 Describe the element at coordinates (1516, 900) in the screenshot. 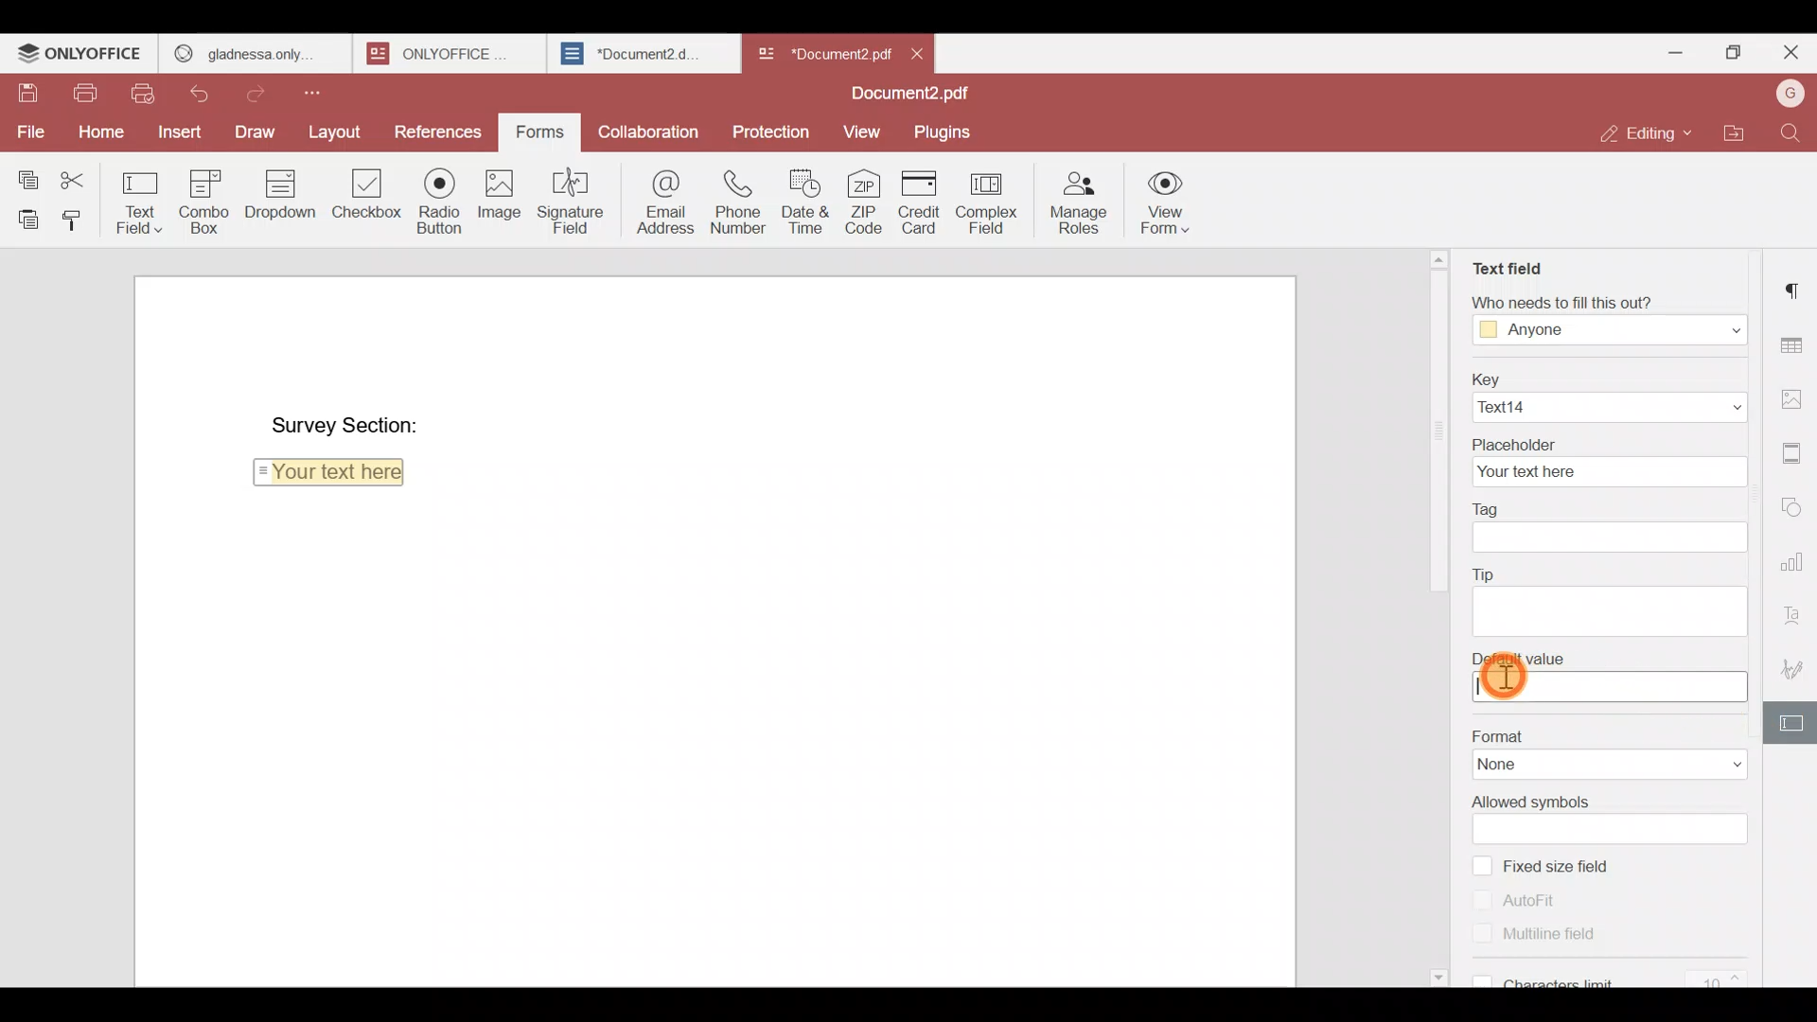

I see `Autofit` at that location.